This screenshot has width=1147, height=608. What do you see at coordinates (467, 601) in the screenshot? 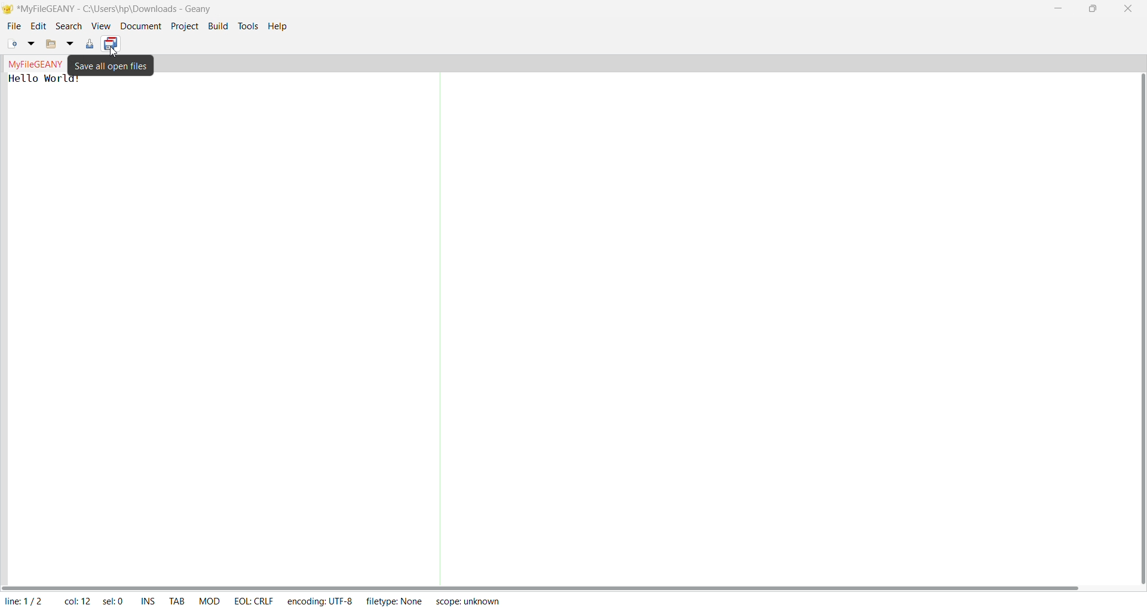
I see `Scope Unknown` at bounding box center [467, 601].